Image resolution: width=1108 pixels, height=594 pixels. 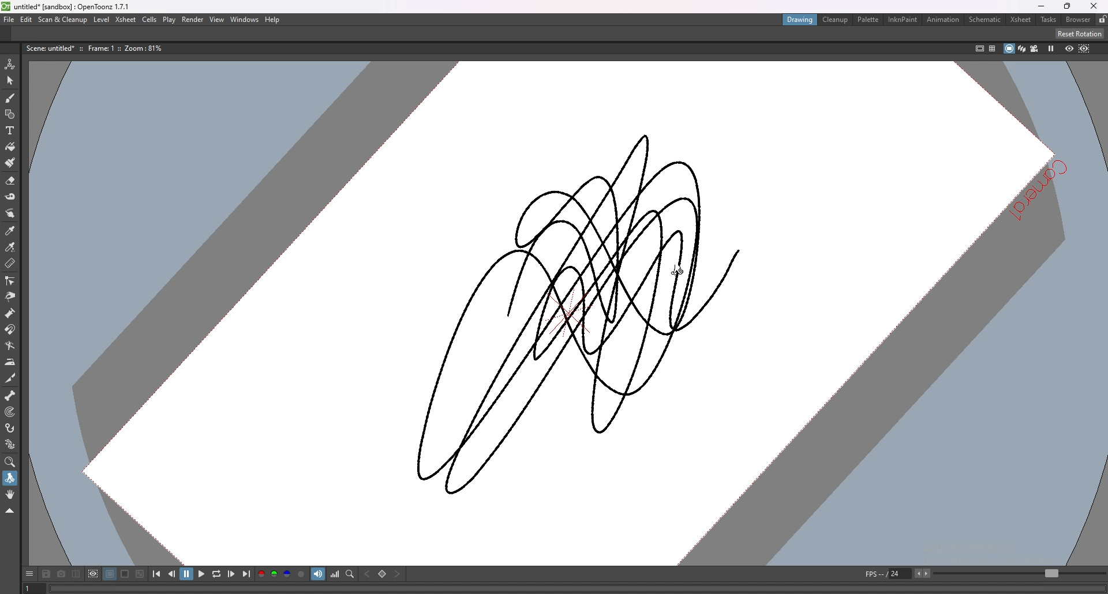 I want to click on paint tool, so click(x=10, y=146).